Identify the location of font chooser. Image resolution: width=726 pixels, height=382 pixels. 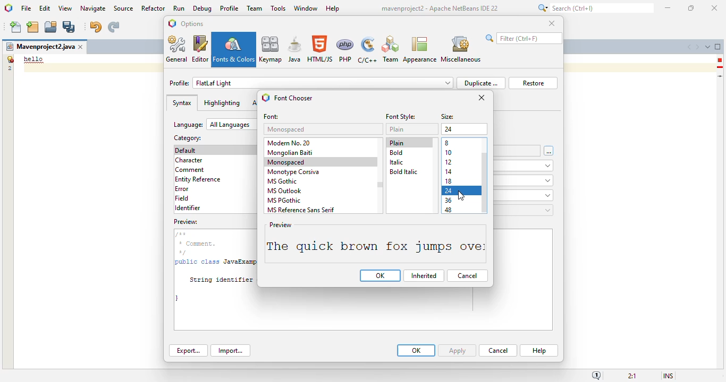
(294, 98).